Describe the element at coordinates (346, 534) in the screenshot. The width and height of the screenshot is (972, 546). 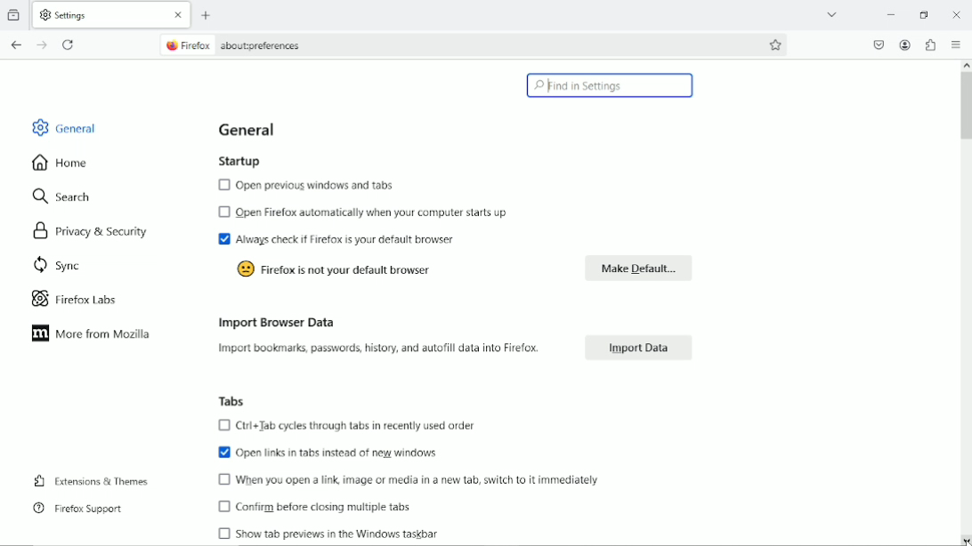
I see `Show tabs preview in the window taskbar` at that location.